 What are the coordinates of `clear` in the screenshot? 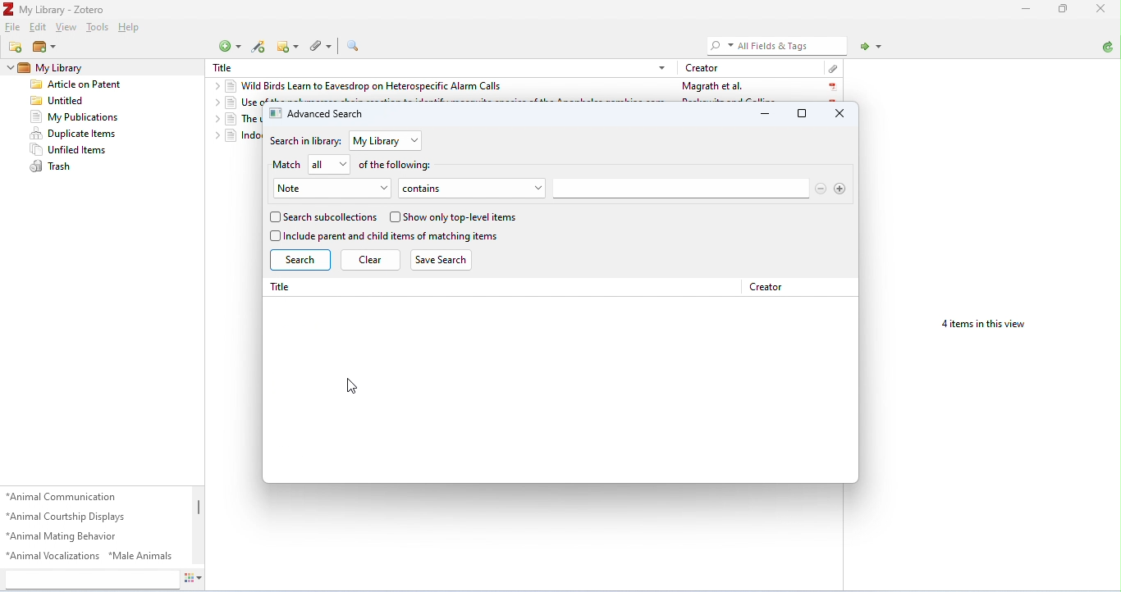 It's located at (371, 259).